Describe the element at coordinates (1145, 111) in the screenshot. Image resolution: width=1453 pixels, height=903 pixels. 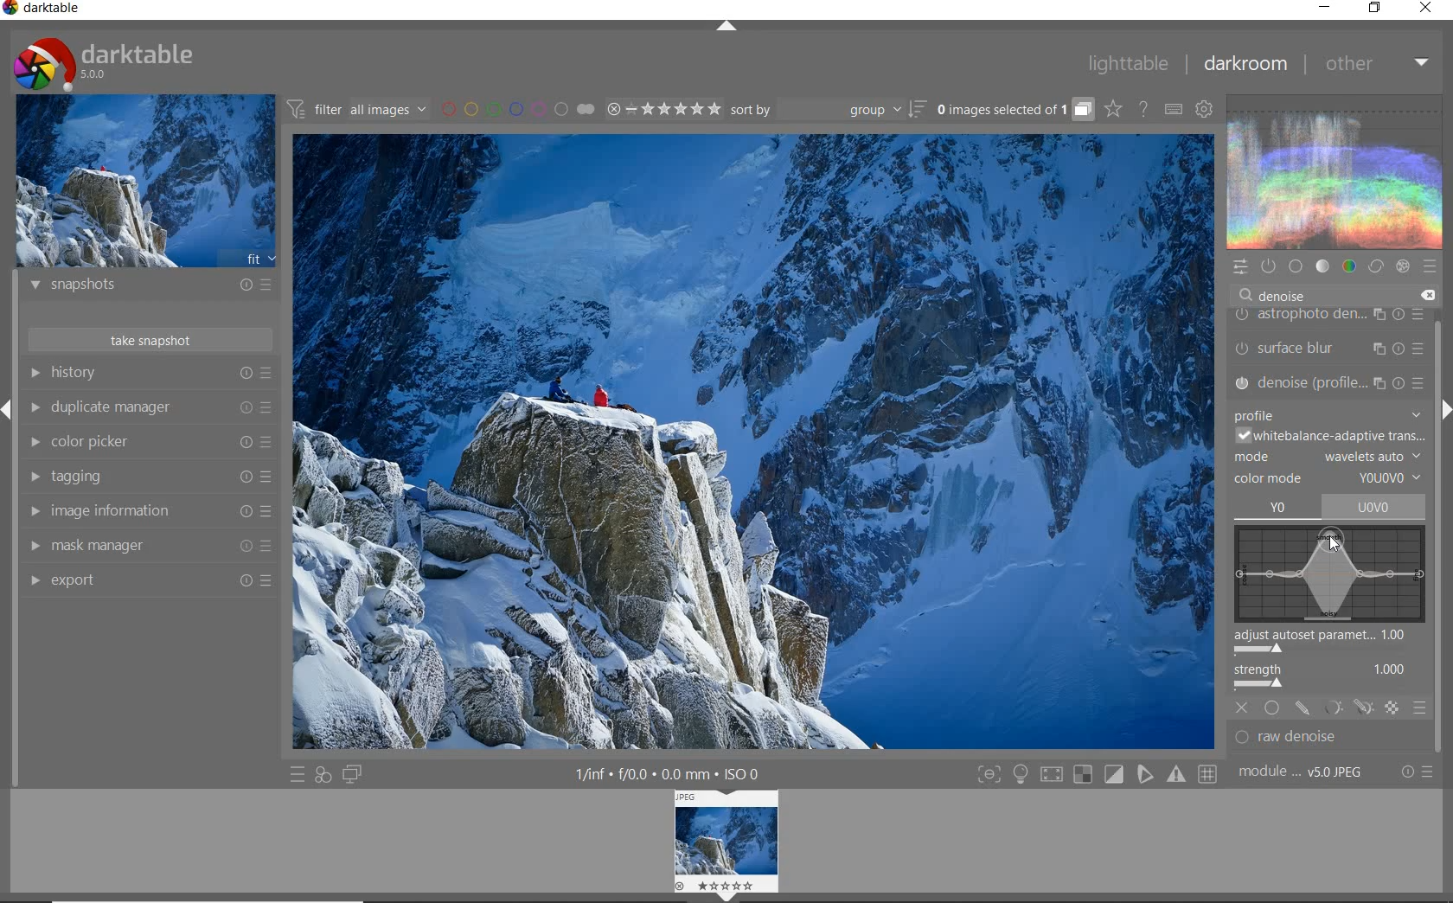
I see `enable online help` at that location.